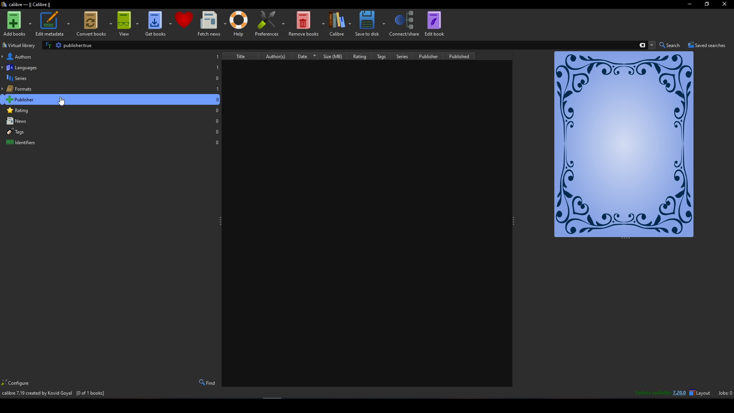 This screenshot has height=413, width=734. Describe the element at coordinates (128, 23) in the screenshot. I see `View` at that location.